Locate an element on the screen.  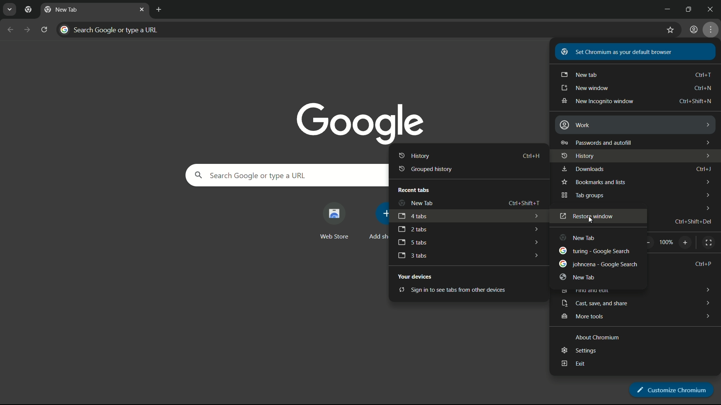
add more shortcut is located at coordinates (378, 222).